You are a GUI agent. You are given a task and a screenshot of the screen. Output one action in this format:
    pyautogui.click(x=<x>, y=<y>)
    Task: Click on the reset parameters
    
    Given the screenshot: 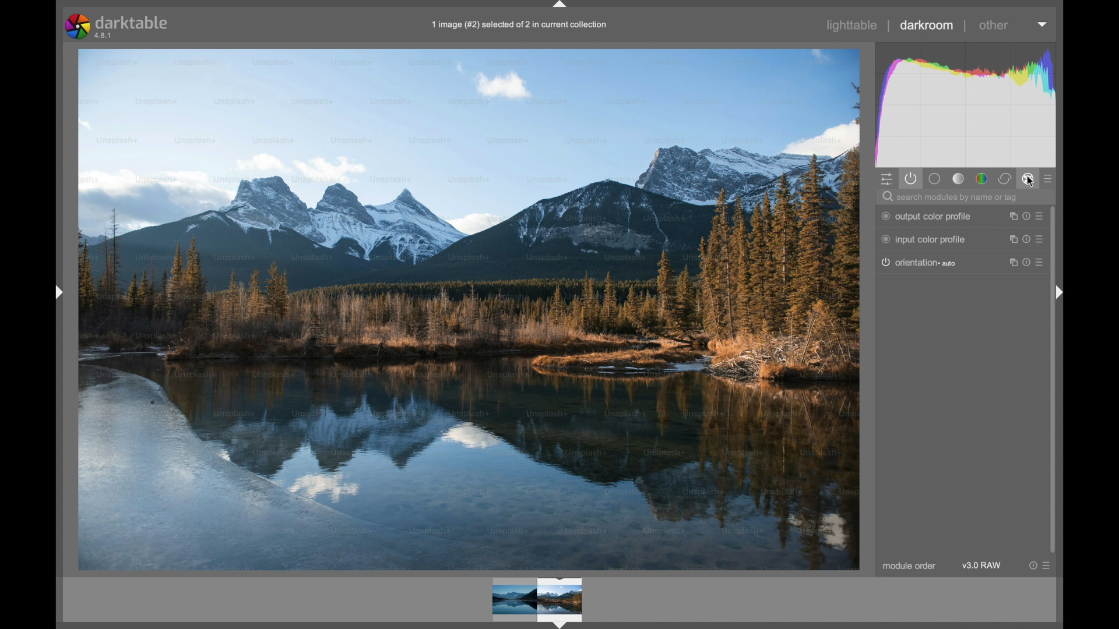 What is the action you would take?
    pyautogui.click(x=1031, y=566)
    